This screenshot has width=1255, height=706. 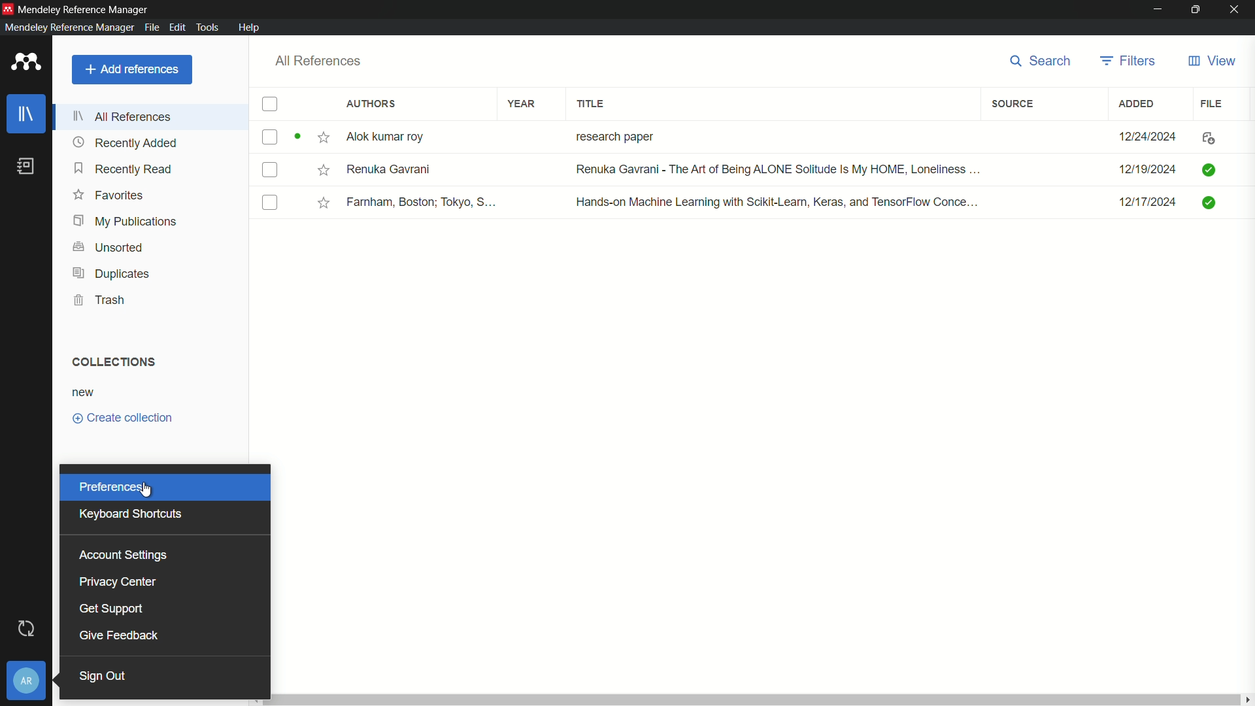 What do you see at coordinates (27, 630) in the screenshot?
I see `sync` at bounding box center [27, 630].